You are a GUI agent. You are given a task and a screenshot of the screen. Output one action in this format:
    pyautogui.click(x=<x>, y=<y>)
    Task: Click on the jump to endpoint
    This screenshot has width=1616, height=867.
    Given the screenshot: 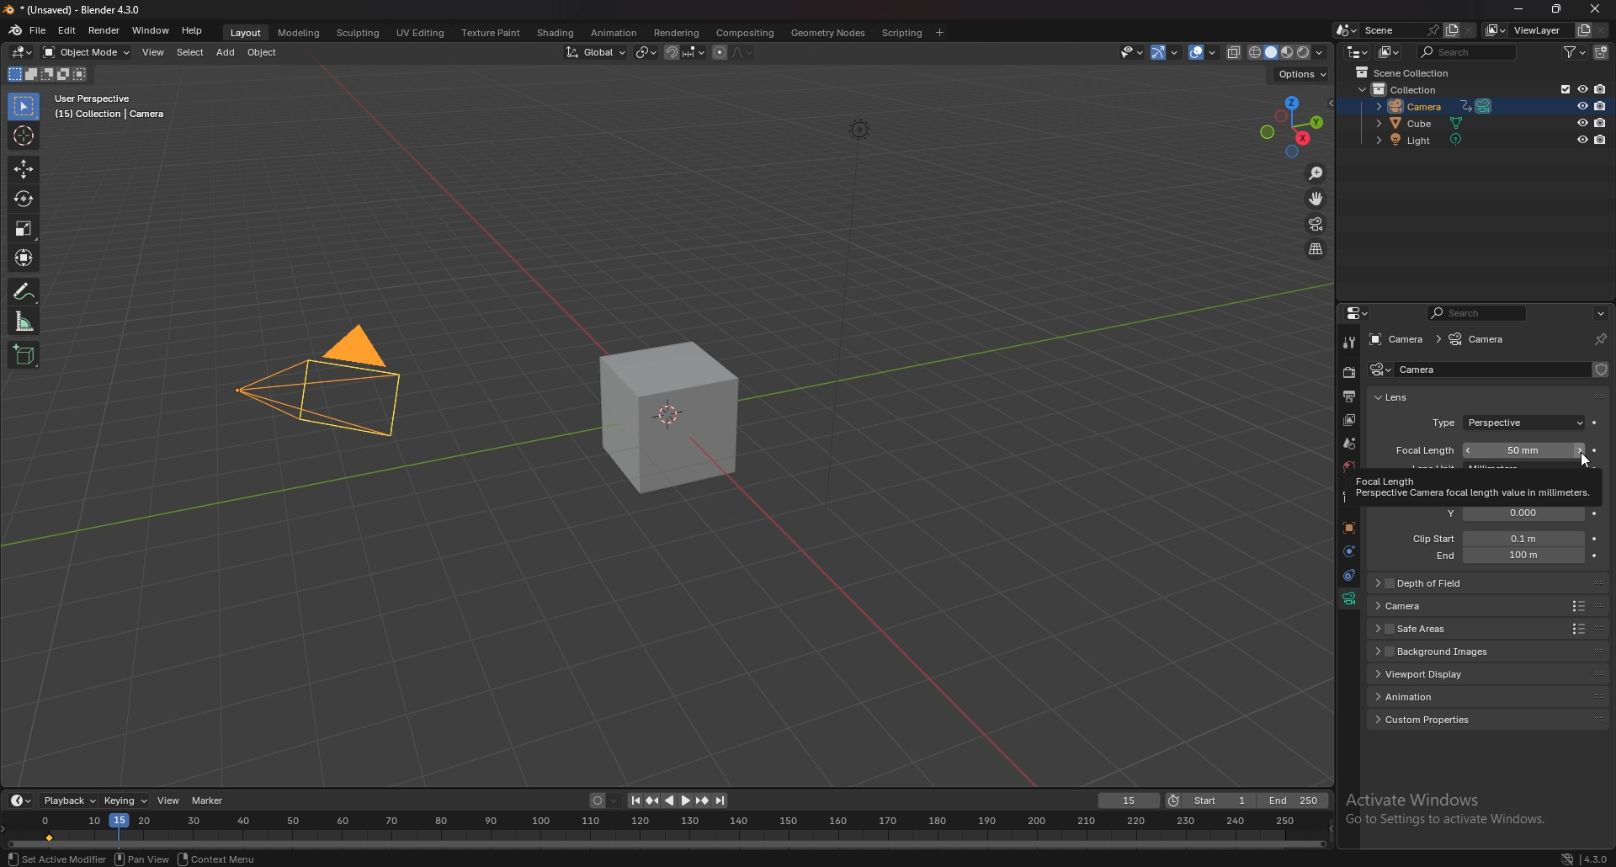 What is the action you would take?
    pyautogui.click(x=721, y=801)
    